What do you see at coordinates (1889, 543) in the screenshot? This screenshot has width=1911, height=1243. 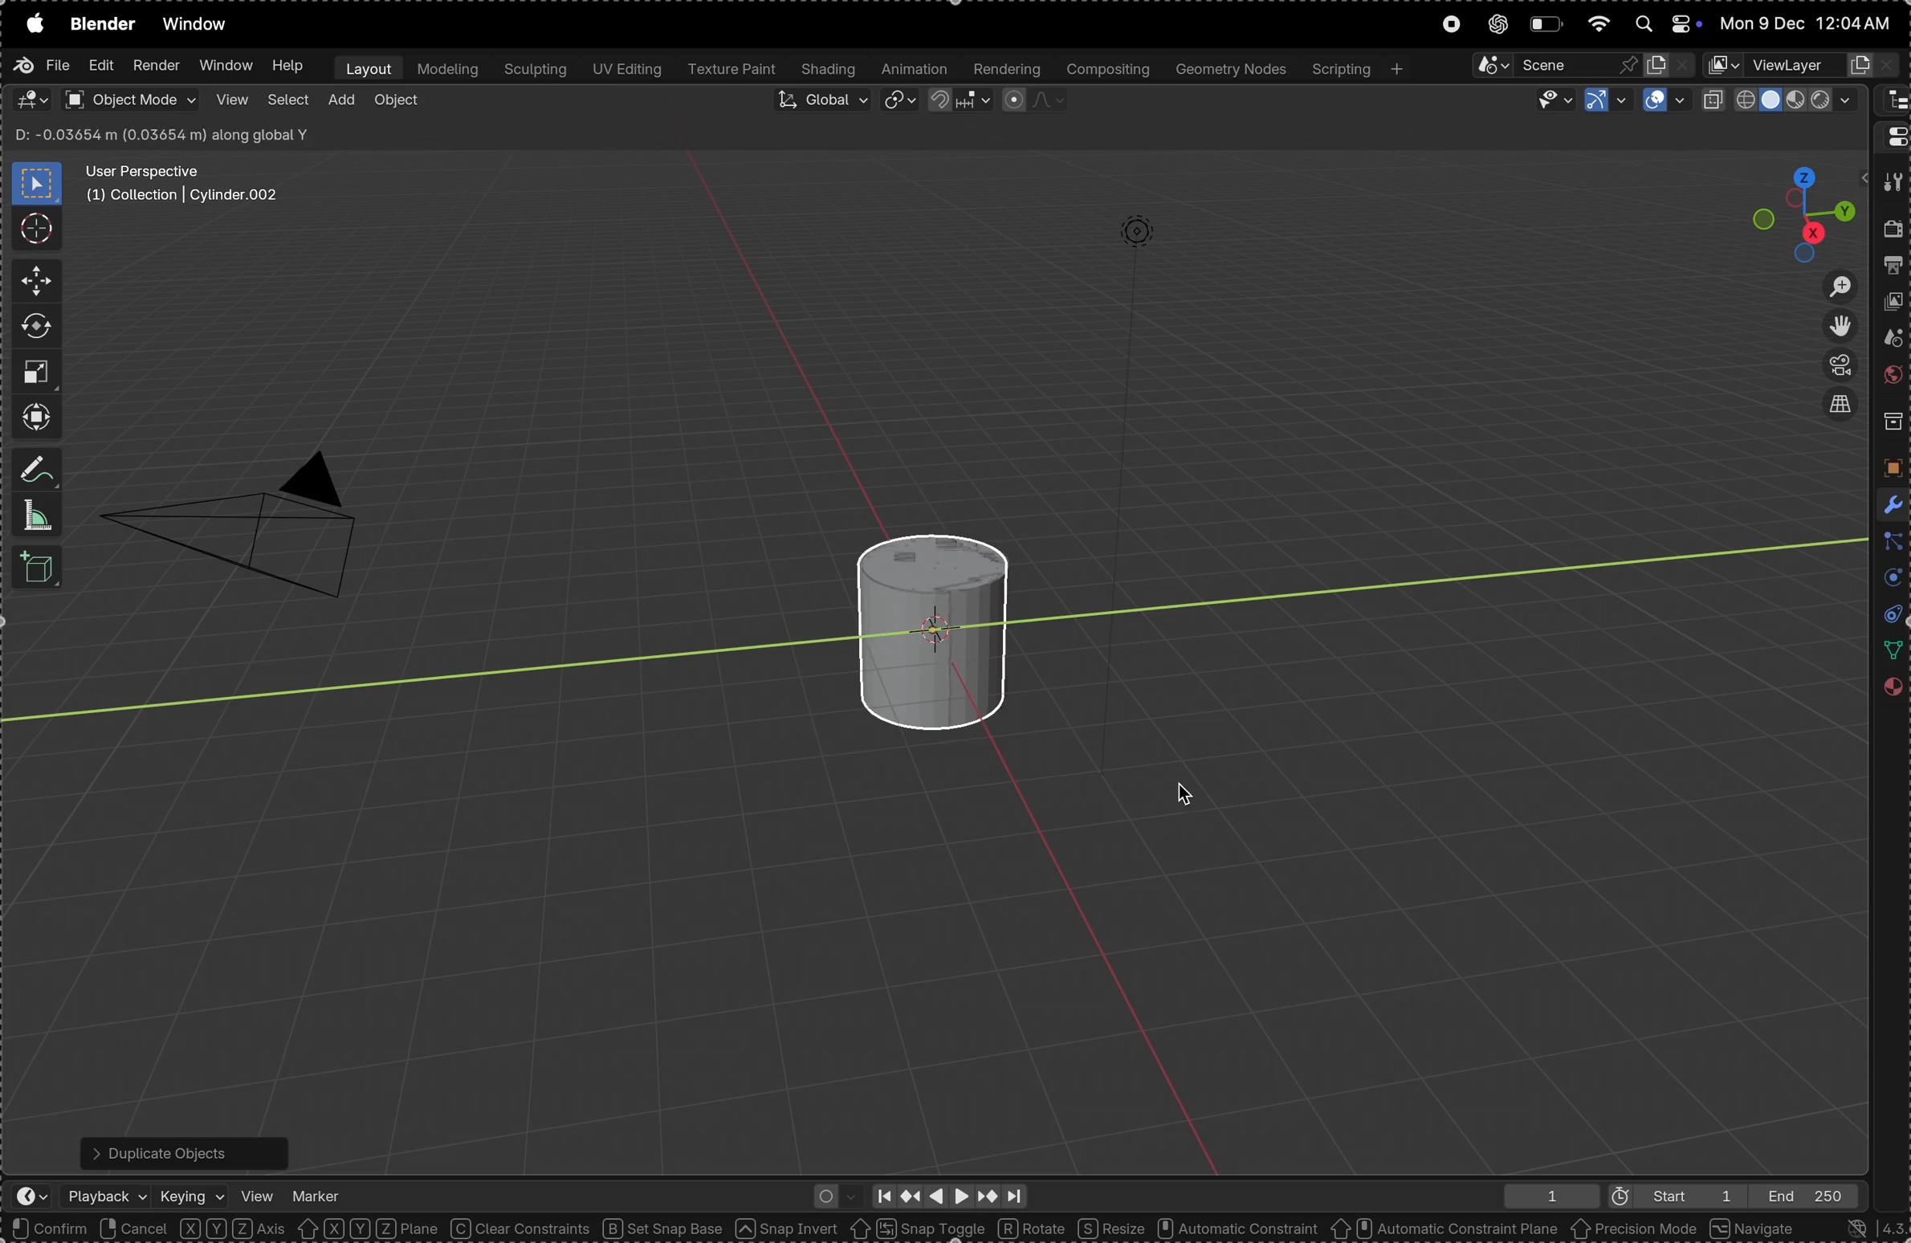 I see `particles` at bounding box center [1889, 543].